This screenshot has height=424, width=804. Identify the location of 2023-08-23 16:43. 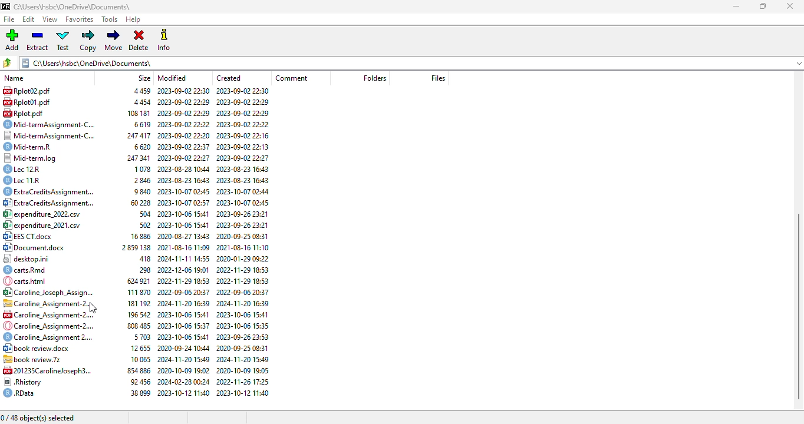
(245, 180).